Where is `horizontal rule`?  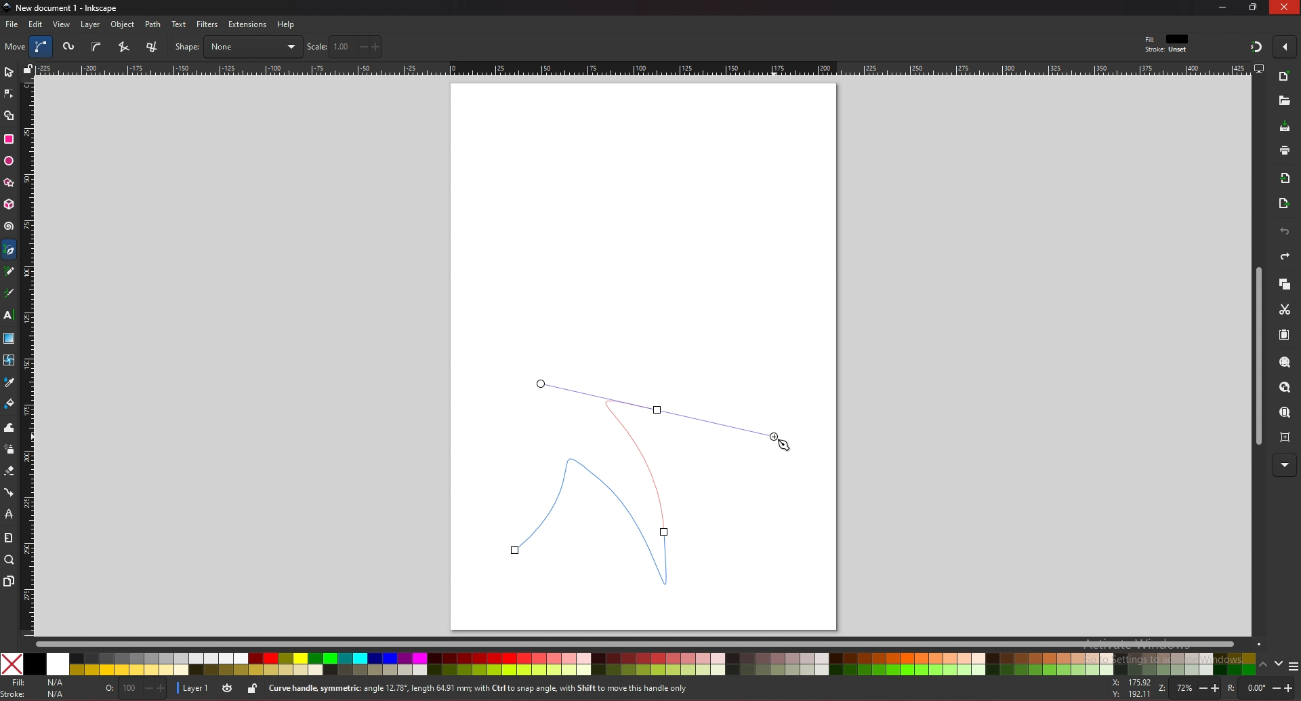
horizontal rule is located at coordinates (642, 68).